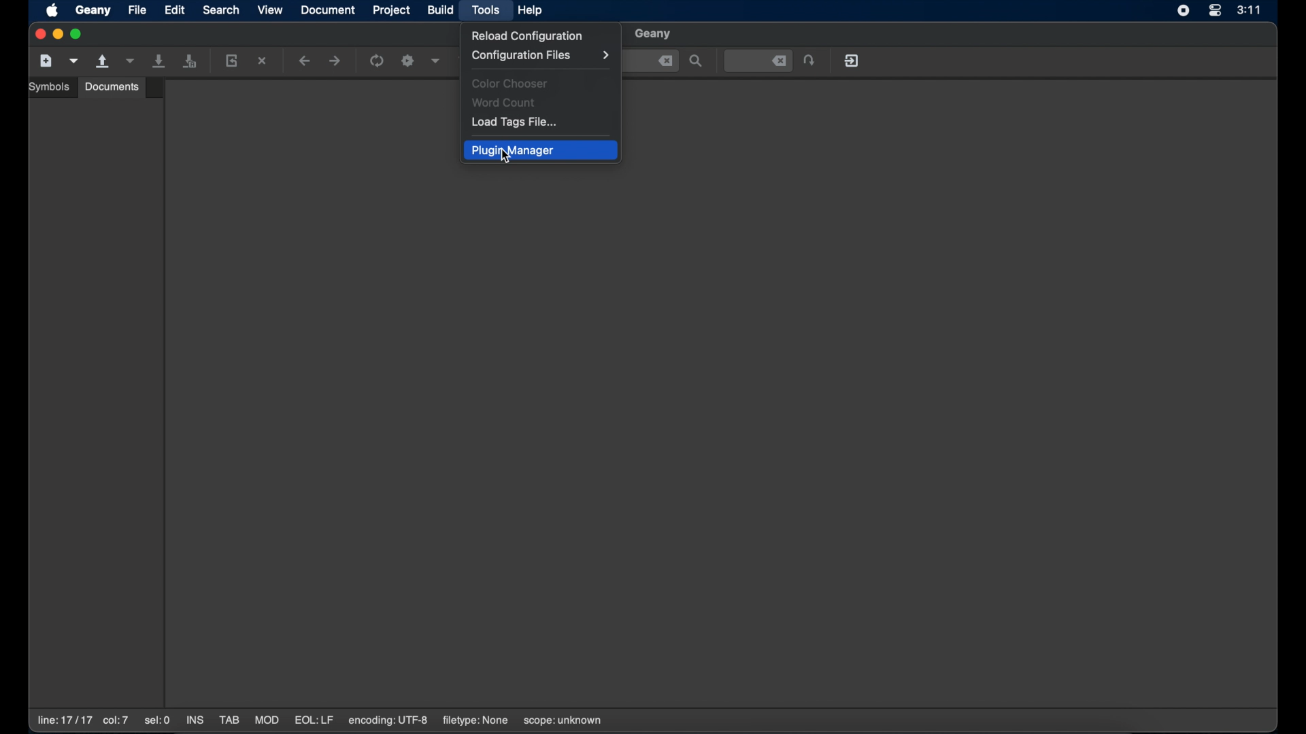  What do you see at coordinates (115, 721) in the screenshot?
I see `co:7` at bounding box center [115, 721].